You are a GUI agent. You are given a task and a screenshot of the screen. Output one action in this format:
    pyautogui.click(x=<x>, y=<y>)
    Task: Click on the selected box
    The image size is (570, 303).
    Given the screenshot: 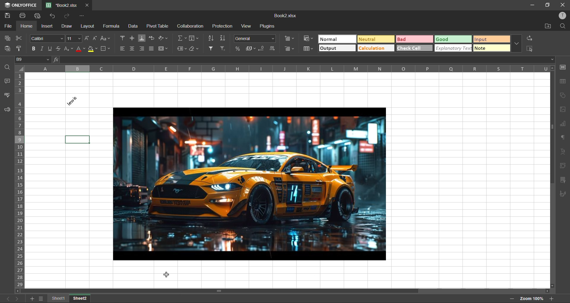 What is the action you would take?
    pyautogui.click(x=78, y=139)
    